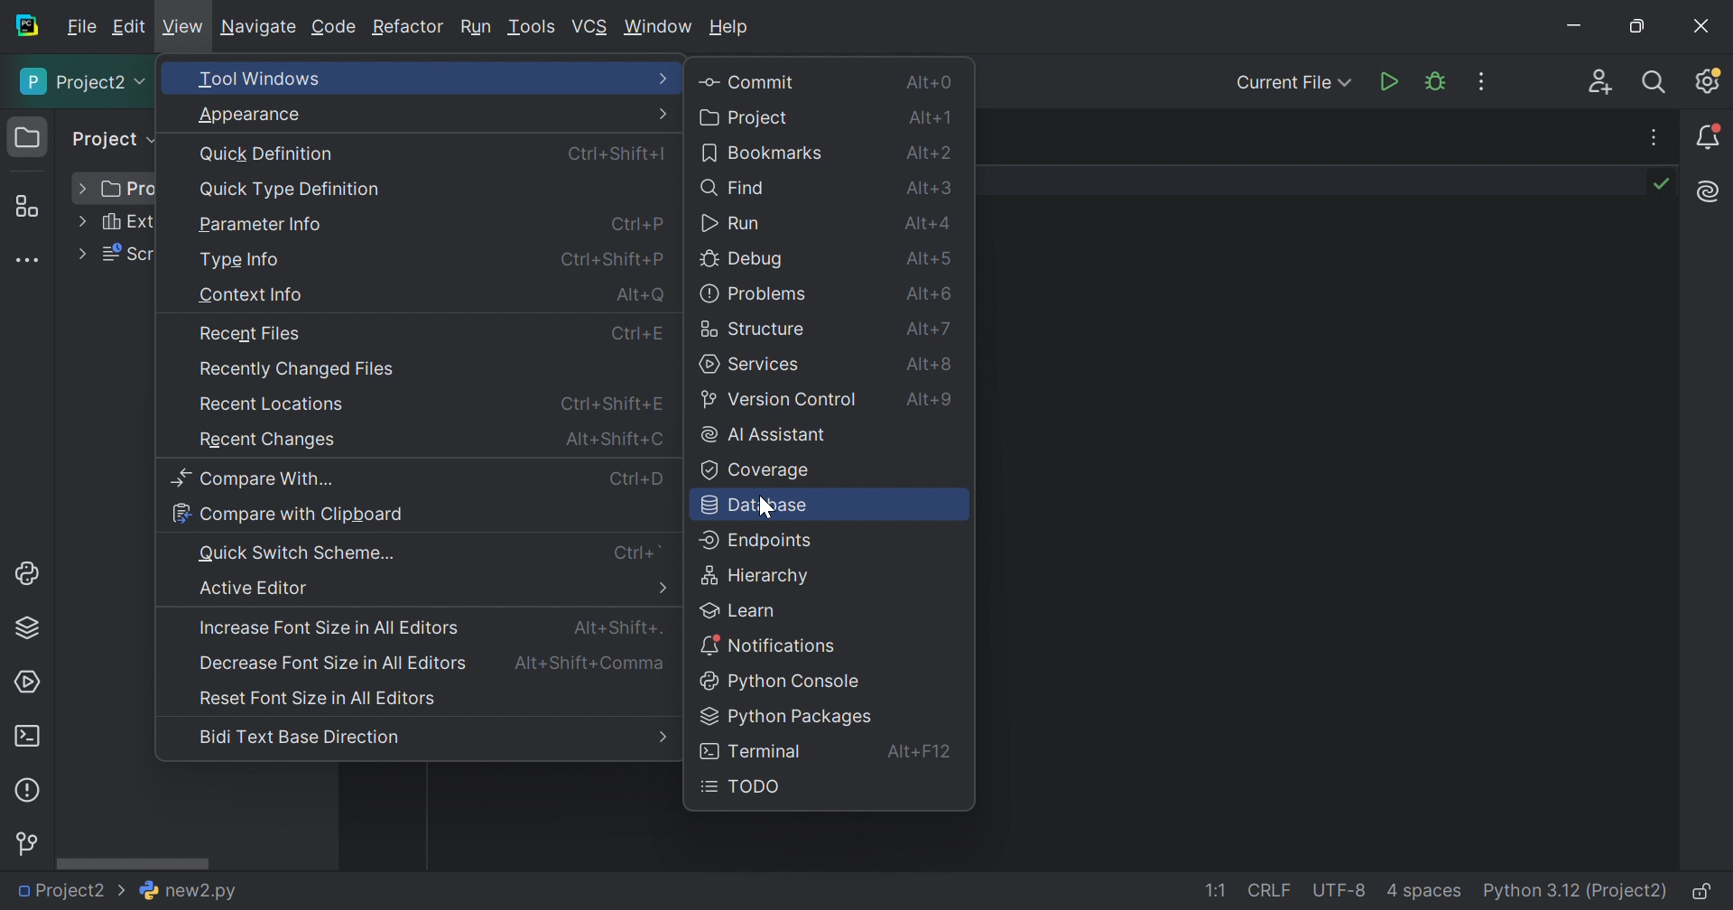 The image size is (1733, 910). I want to click on PyCharm, so click(26, 28).